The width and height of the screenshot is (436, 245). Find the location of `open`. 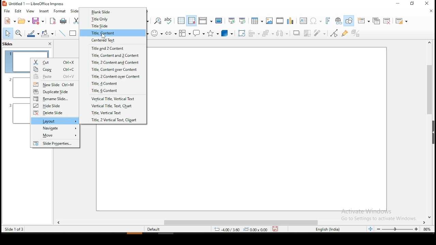

open is located at coordinates (24, 20).